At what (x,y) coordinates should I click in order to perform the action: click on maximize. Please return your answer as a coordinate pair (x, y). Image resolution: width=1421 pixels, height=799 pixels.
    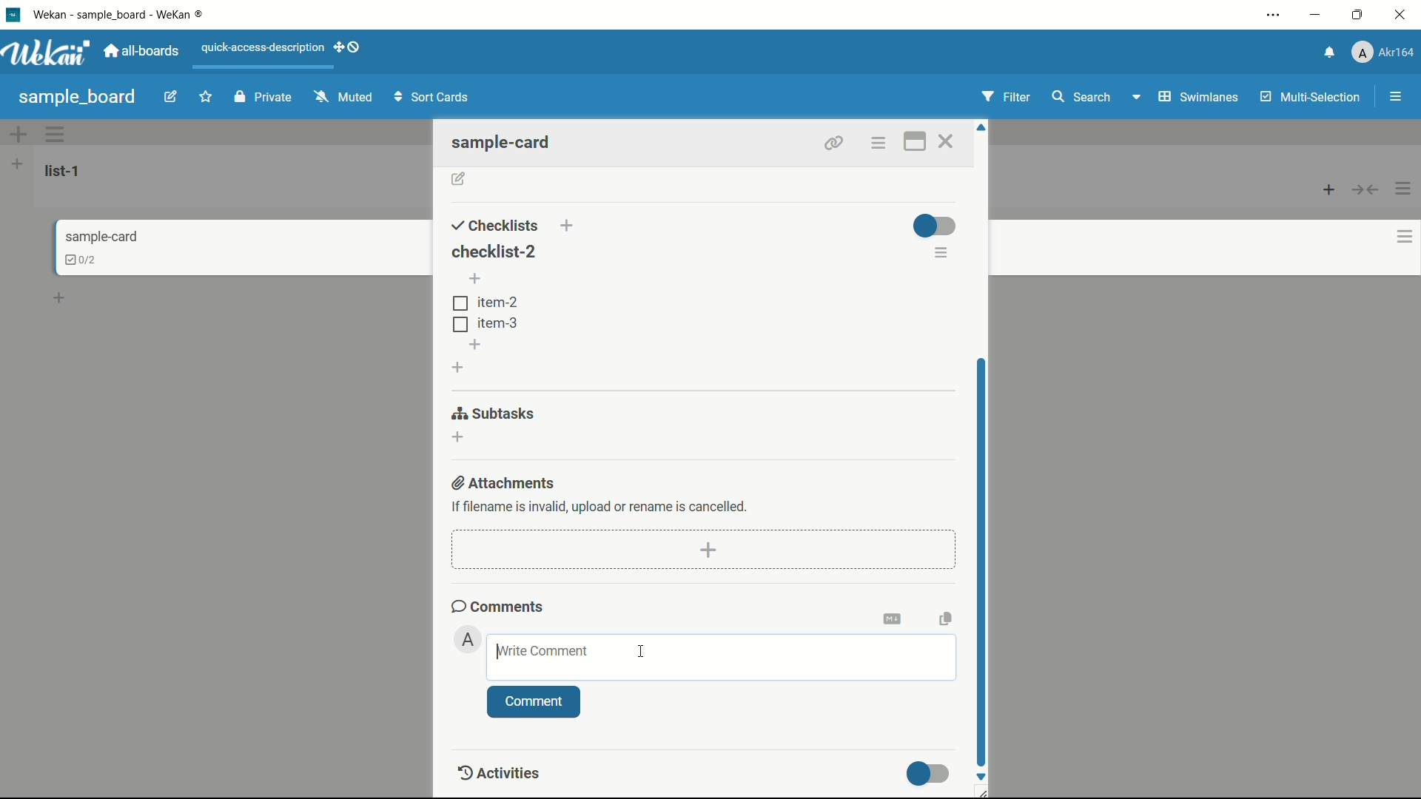
    Looking at the image, I should click on (1358, 14).